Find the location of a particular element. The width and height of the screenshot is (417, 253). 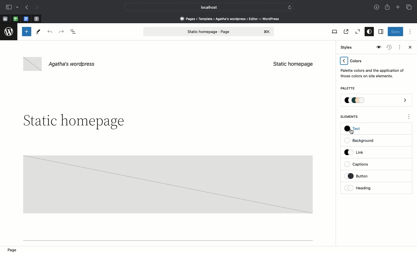

Local host is located at coordinates (204, 7).